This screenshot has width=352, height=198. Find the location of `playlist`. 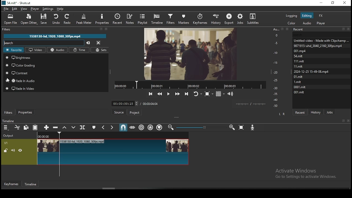

playlist is located at coordinates (143, 19).